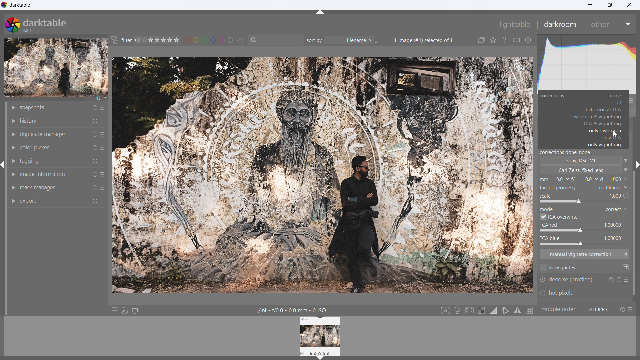  What do you see at coordinates (626, 196) in the screenshot?
I see `redo` at bounding box center [626, 196].